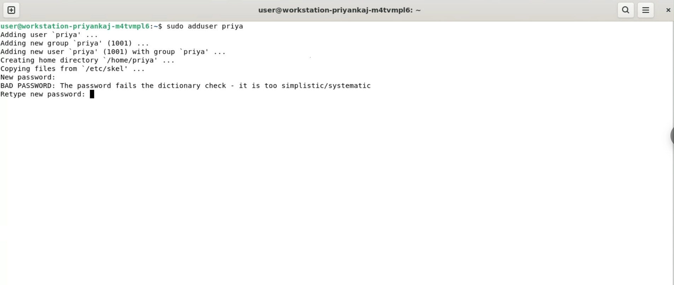  Describe the element at coordinates (625, 10) in the screenshot. I see `search` at that location.